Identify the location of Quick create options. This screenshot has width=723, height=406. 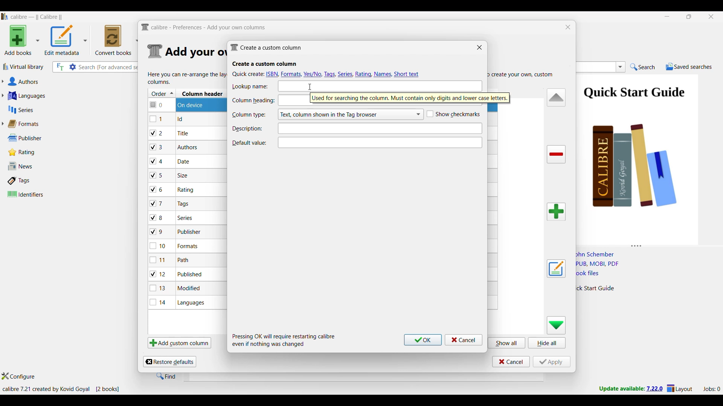
(327, 74).